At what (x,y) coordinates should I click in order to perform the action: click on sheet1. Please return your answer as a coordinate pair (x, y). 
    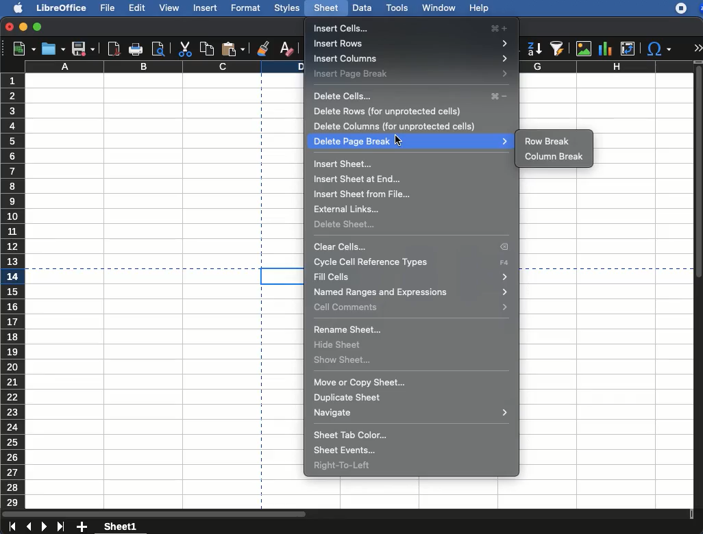
    Looking at the image, I should click on (121, 526).